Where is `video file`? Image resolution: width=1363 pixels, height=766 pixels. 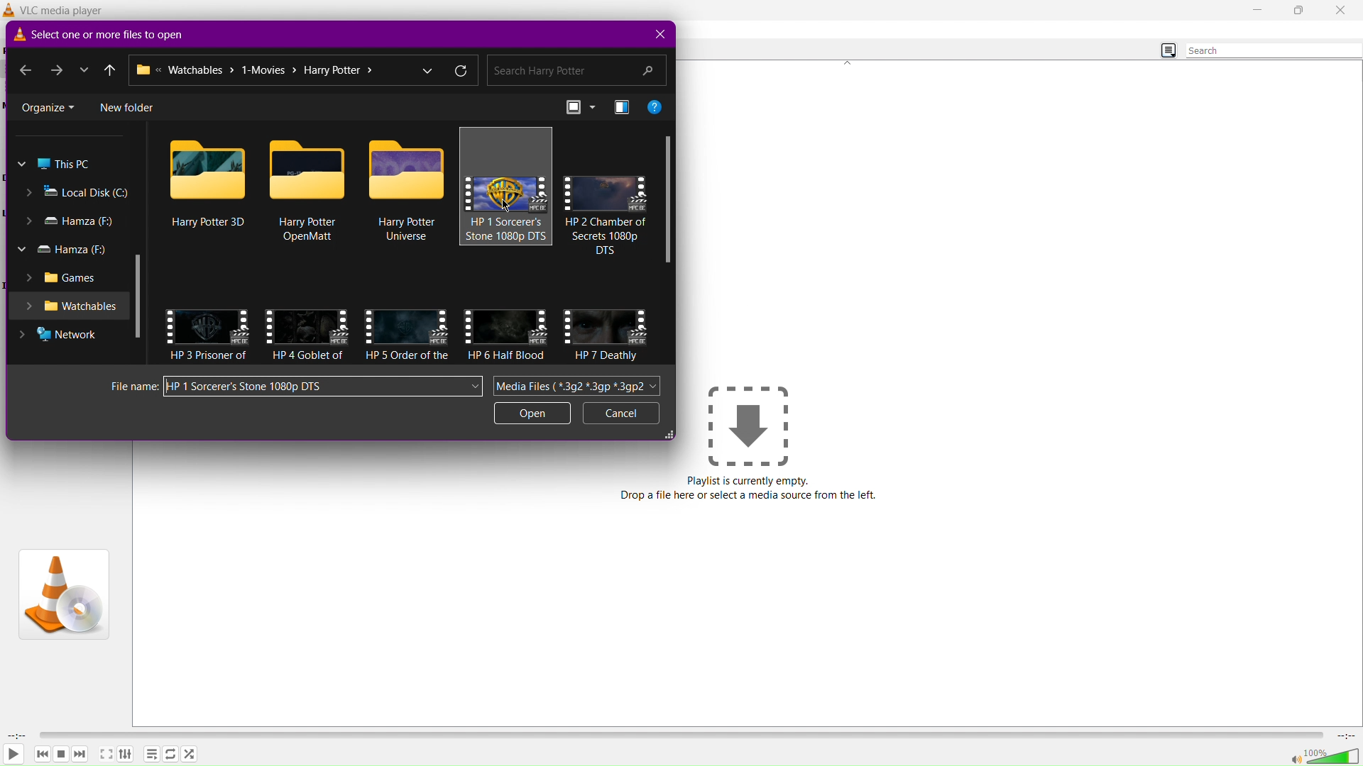 video file is located at coordinates (407, 326).